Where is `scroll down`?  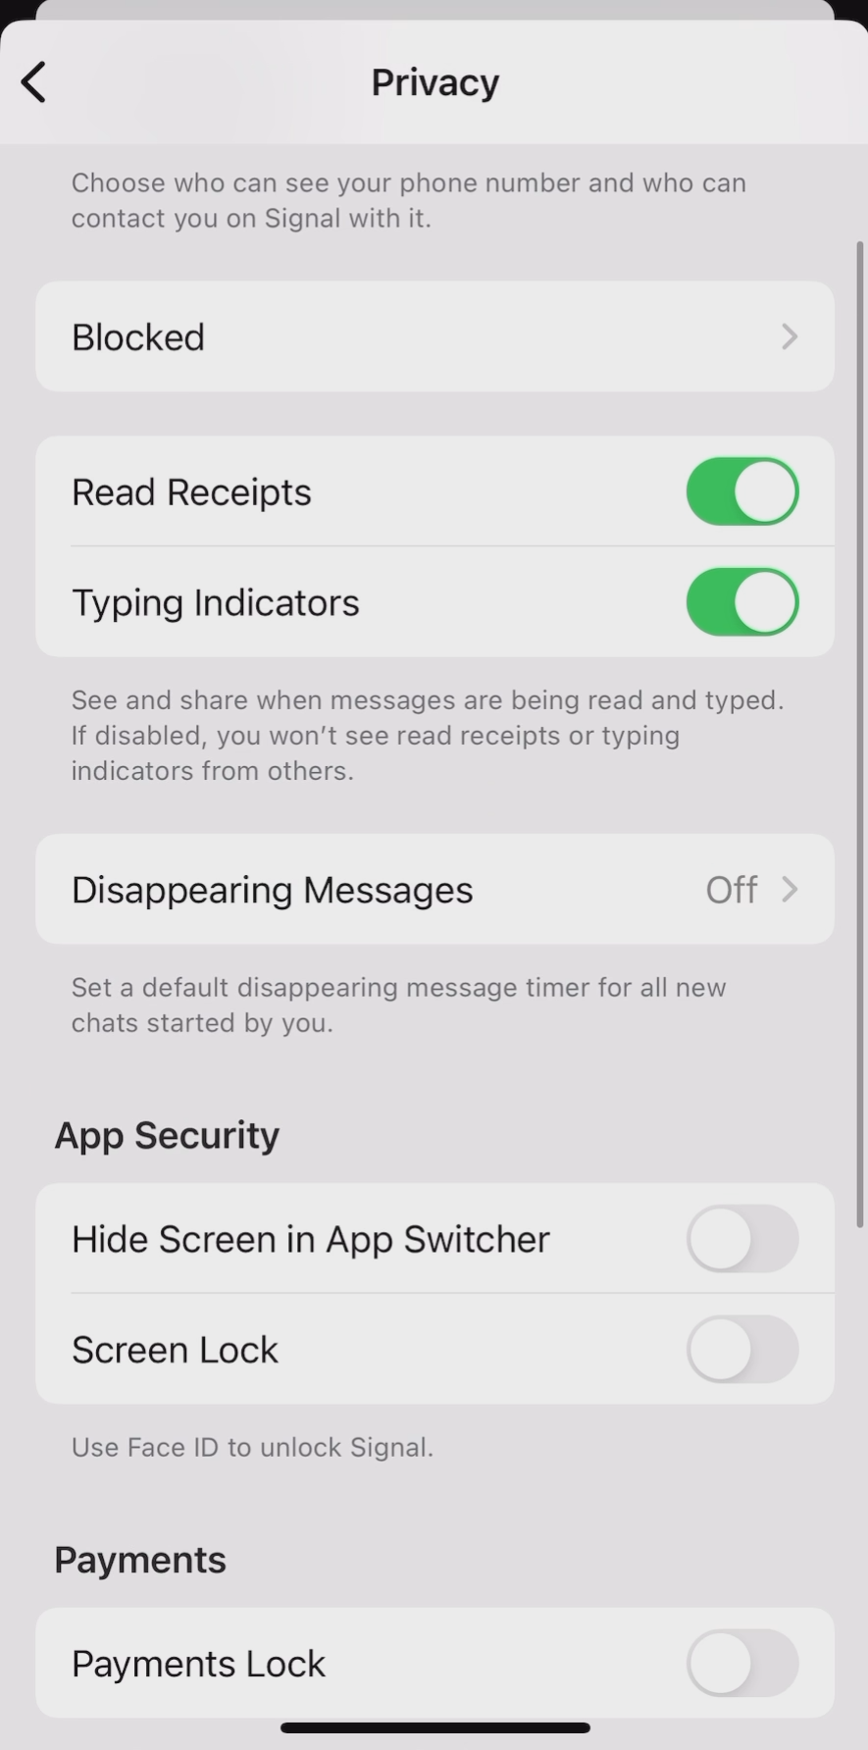 scroll down is located at coordinates (860, 744).